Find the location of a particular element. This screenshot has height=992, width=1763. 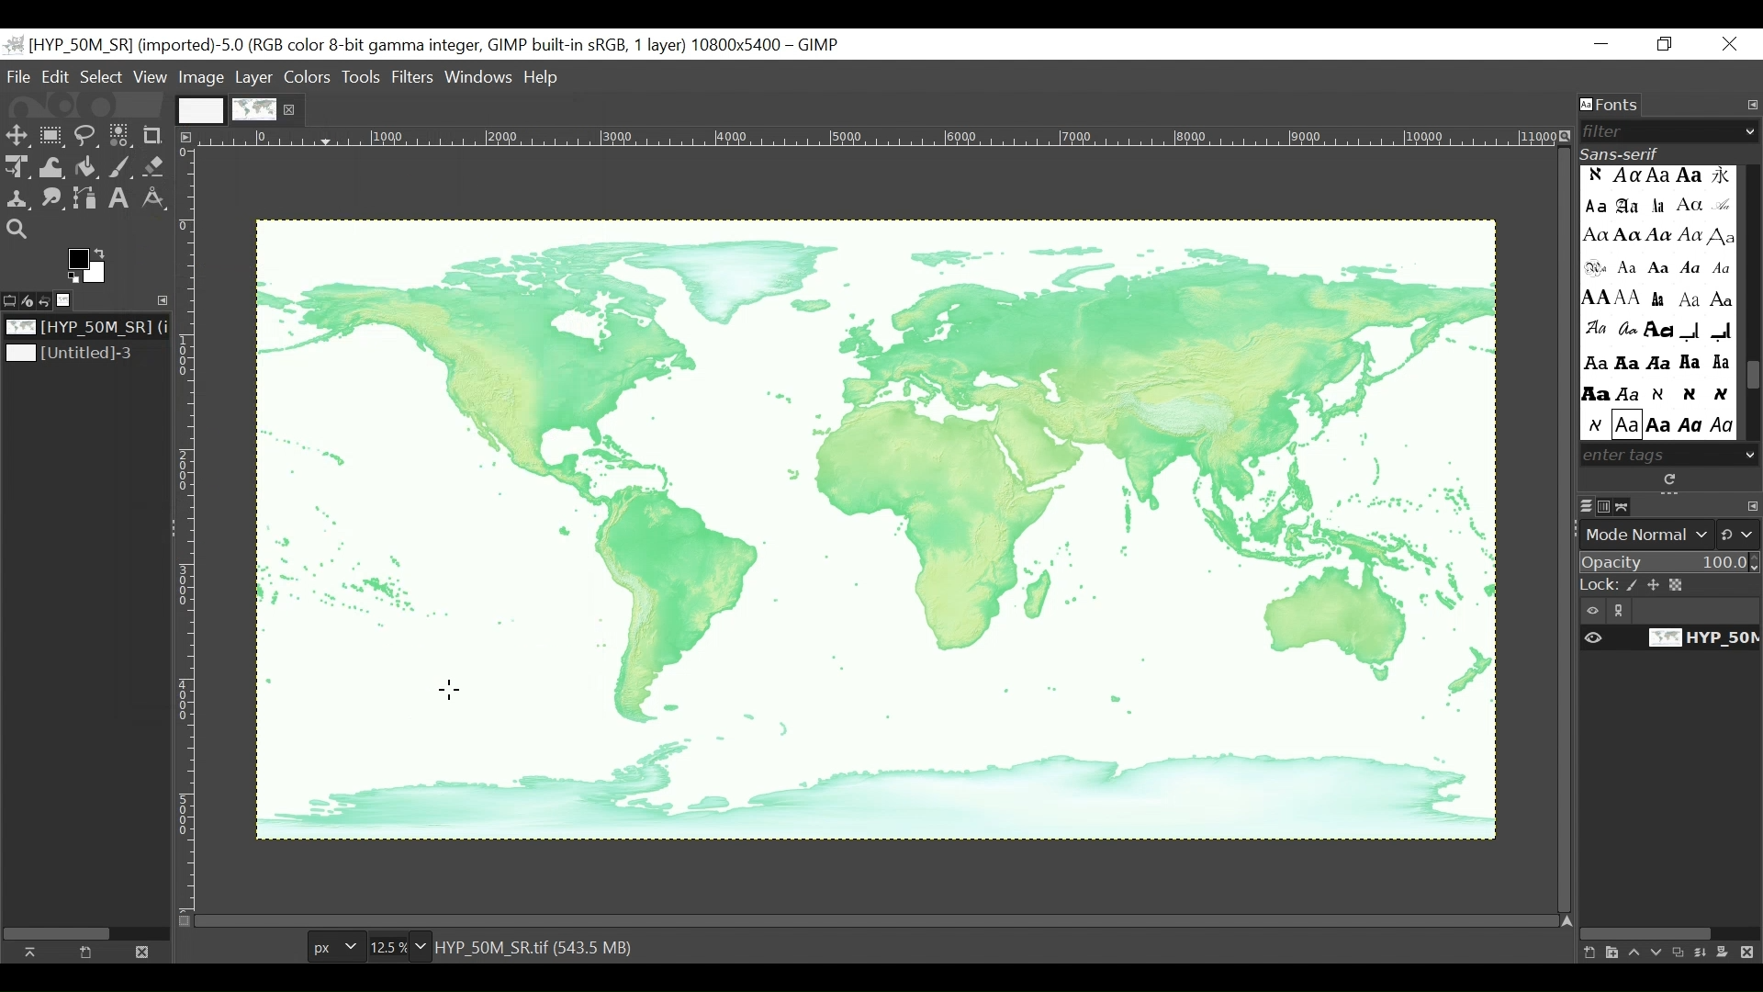

Paintbrush Tool is located at coordinates (122, 170).